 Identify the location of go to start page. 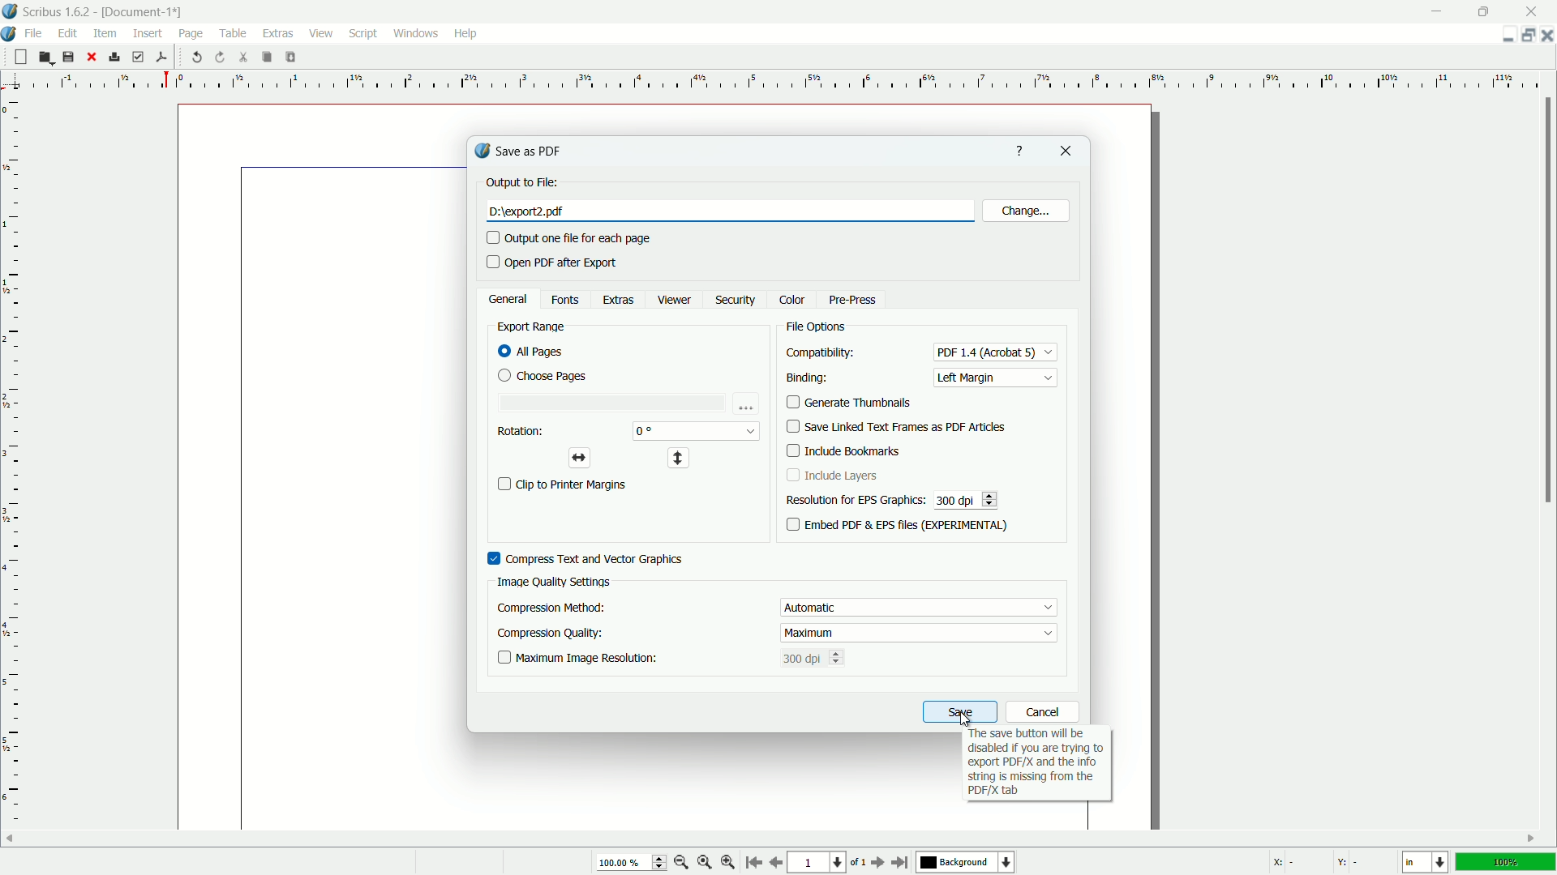
(750, 861).